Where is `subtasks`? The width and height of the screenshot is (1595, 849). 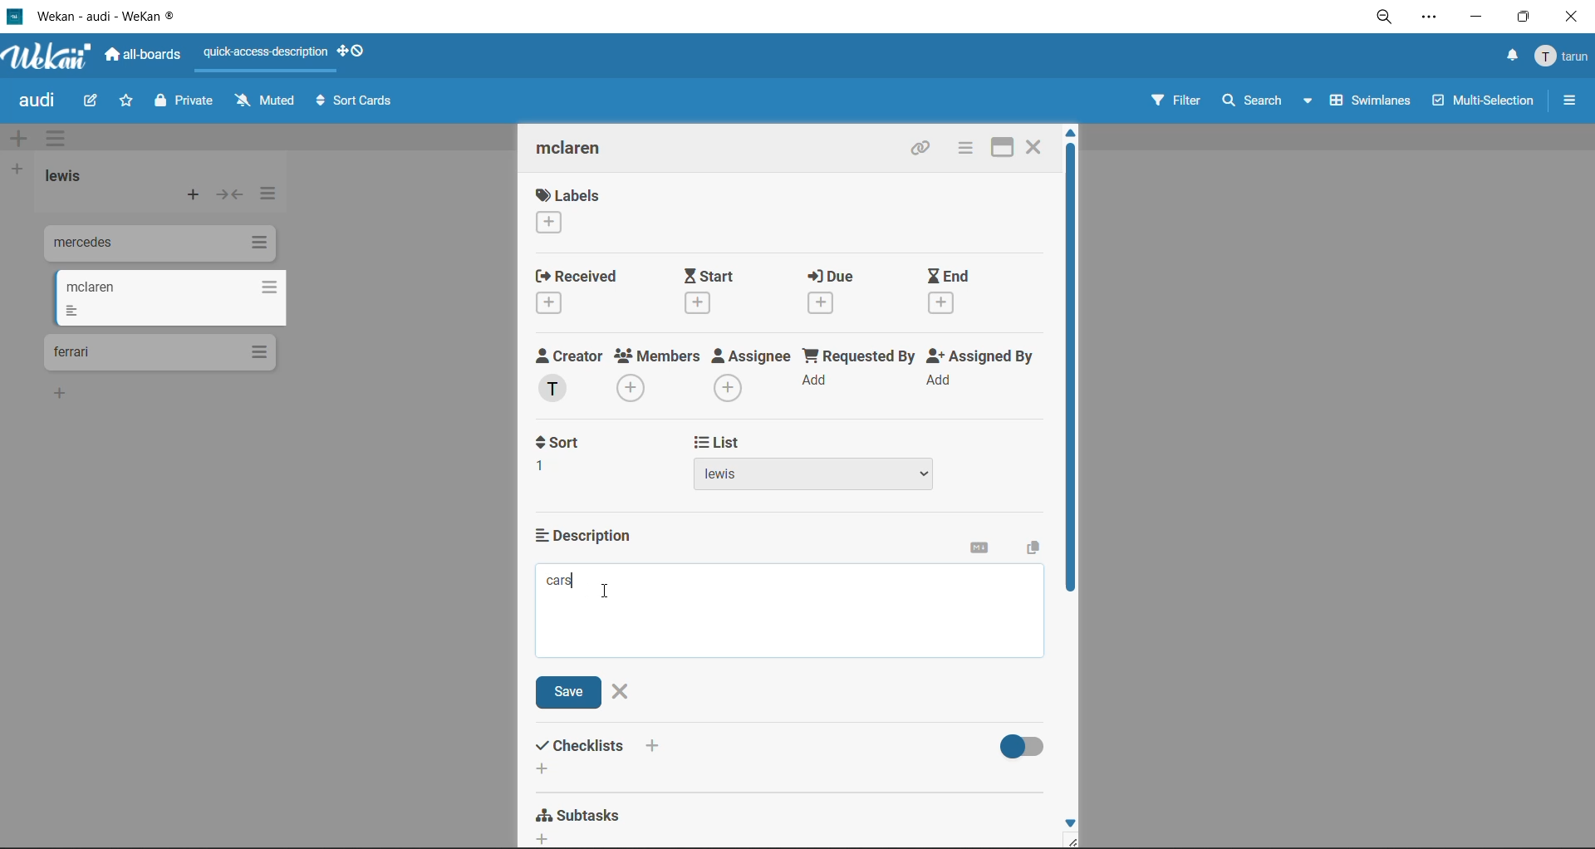
subtasks is located at coordinates (586, 822).